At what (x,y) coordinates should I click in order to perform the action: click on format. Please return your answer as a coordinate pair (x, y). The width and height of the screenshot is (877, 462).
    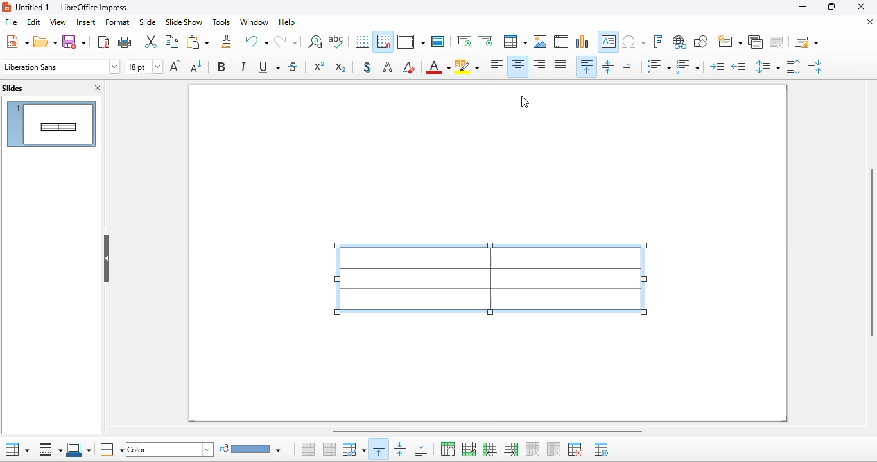
    Looking at the image, I should click on (117, 22).